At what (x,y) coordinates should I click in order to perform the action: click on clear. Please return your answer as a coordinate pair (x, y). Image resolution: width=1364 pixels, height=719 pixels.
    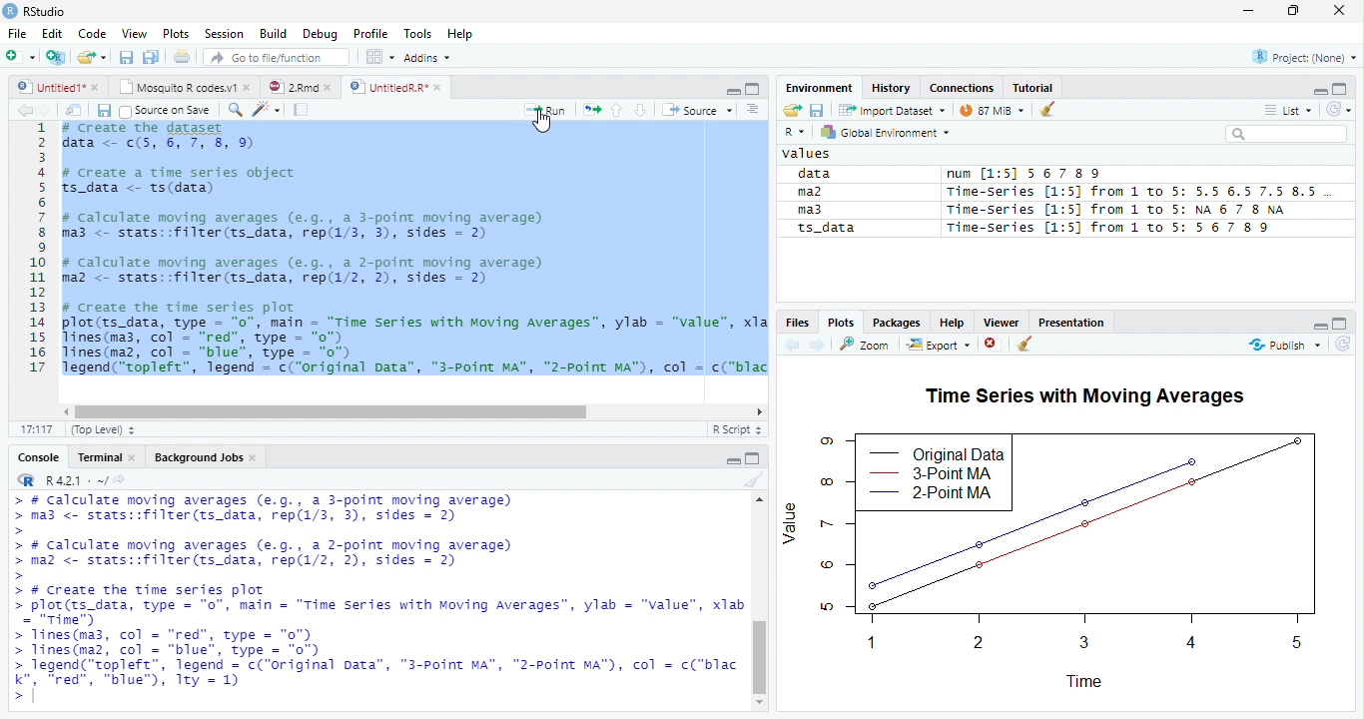
    Looking at the image, I should click on (1047, 108).